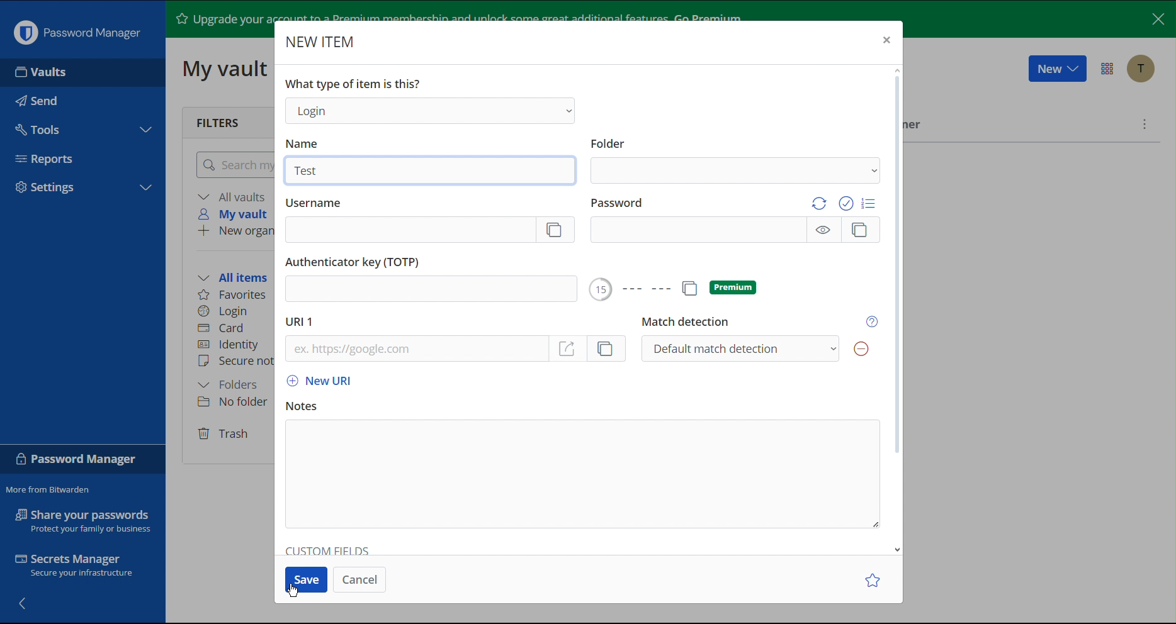  What do you see at coordinates (235, 359) in the screenshot?
I see `Secure note` at bounding box center [235, 359].